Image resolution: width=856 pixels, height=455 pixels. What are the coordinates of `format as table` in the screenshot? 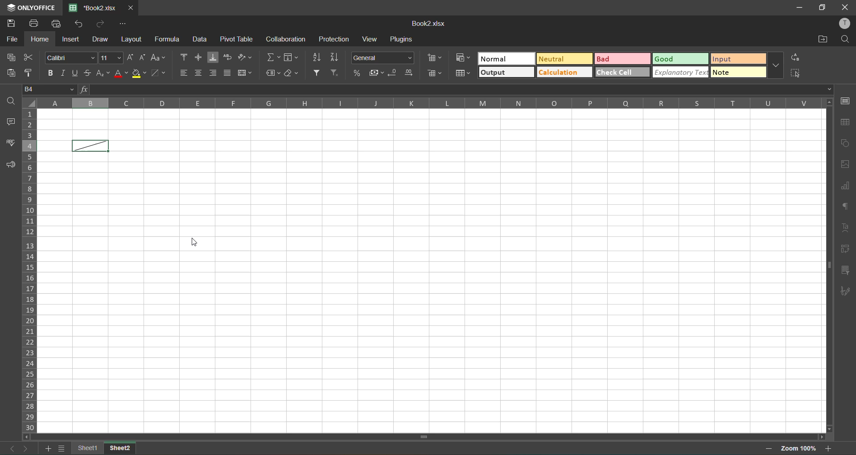 It's located at (465, 74).